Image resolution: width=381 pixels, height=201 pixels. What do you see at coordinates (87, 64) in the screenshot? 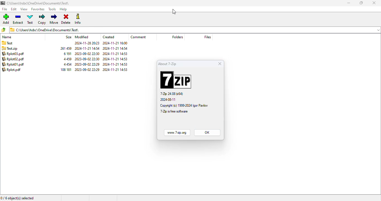
I see `2023-09-02 22:29` at bounding box center [87, 64].